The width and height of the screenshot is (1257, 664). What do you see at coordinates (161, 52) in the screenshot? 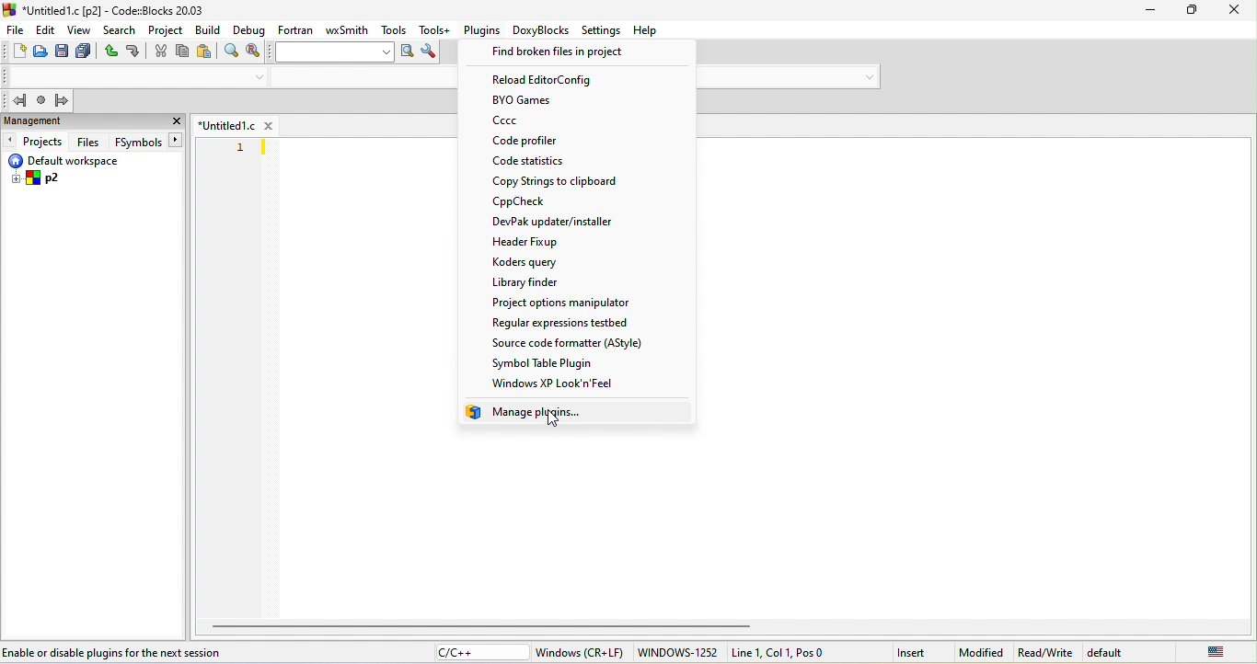
I see `cut` at bounding box center [161, 52].